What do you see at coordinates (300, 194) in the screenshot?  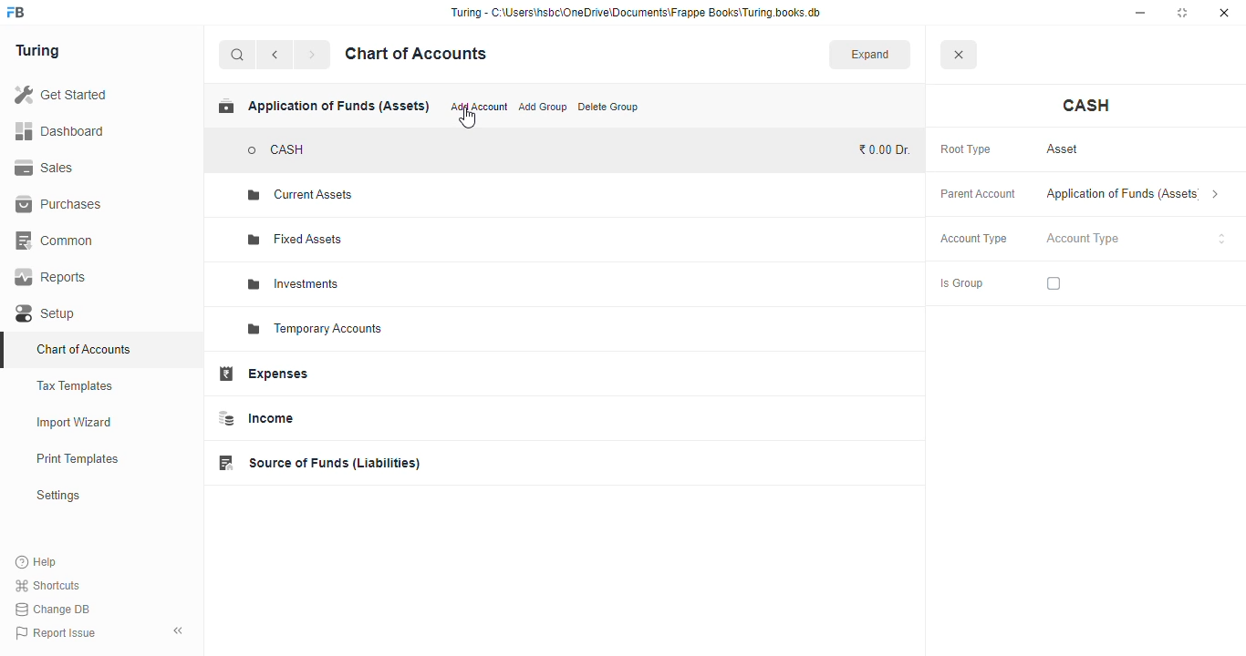 I see `current assets` at bounding box center [300, 194].